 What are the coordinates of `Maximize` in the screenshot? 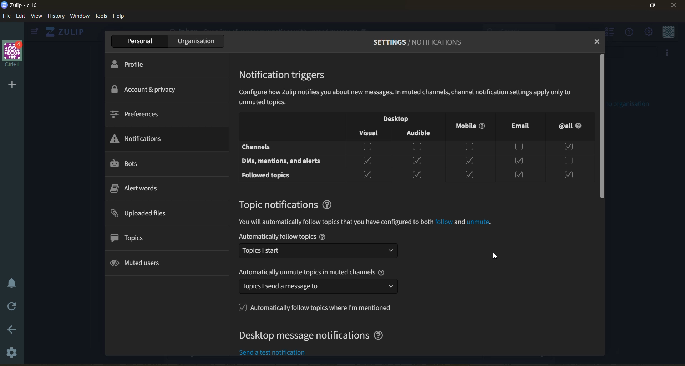 It's located at (654, 7).